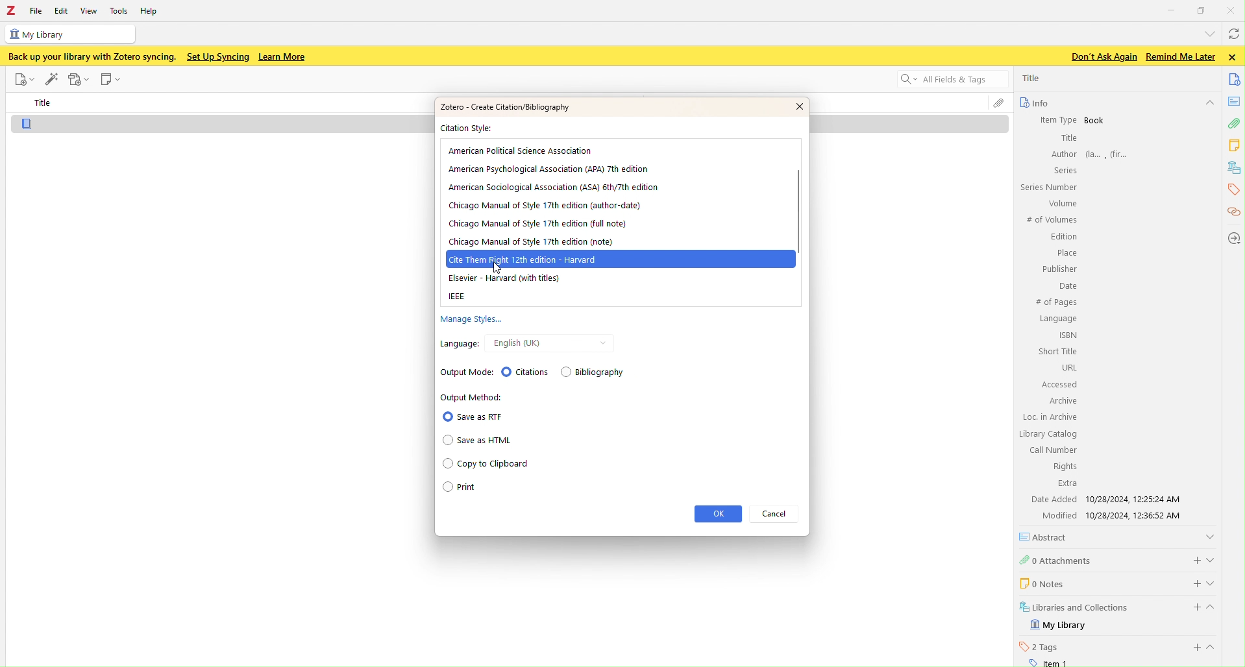 The width and height of the screenshot is (1245, 667). I want to click on EEE, so click(458, 297).